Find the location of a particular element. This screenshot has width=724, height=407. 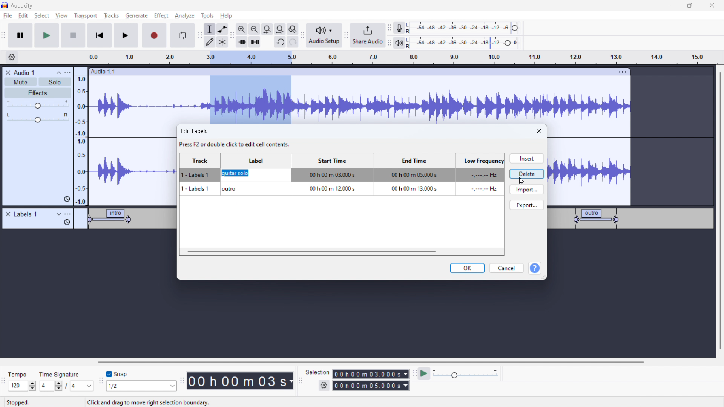

stop is located at coordinates (73, 35).